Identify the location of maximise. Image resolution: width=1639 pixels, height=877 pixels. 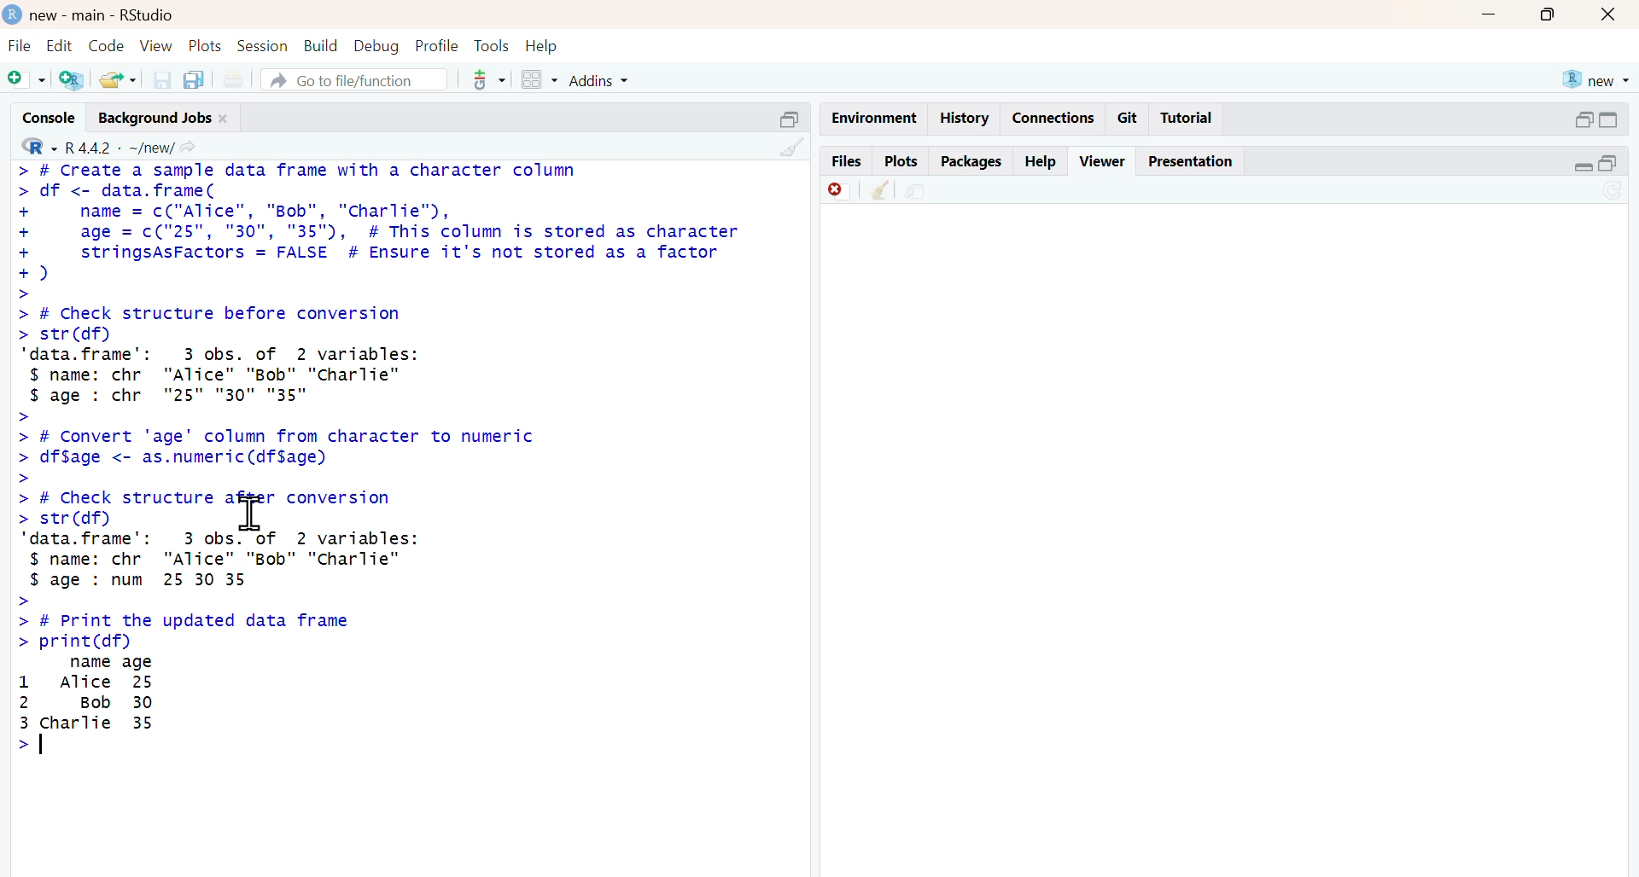
(1547, 14).